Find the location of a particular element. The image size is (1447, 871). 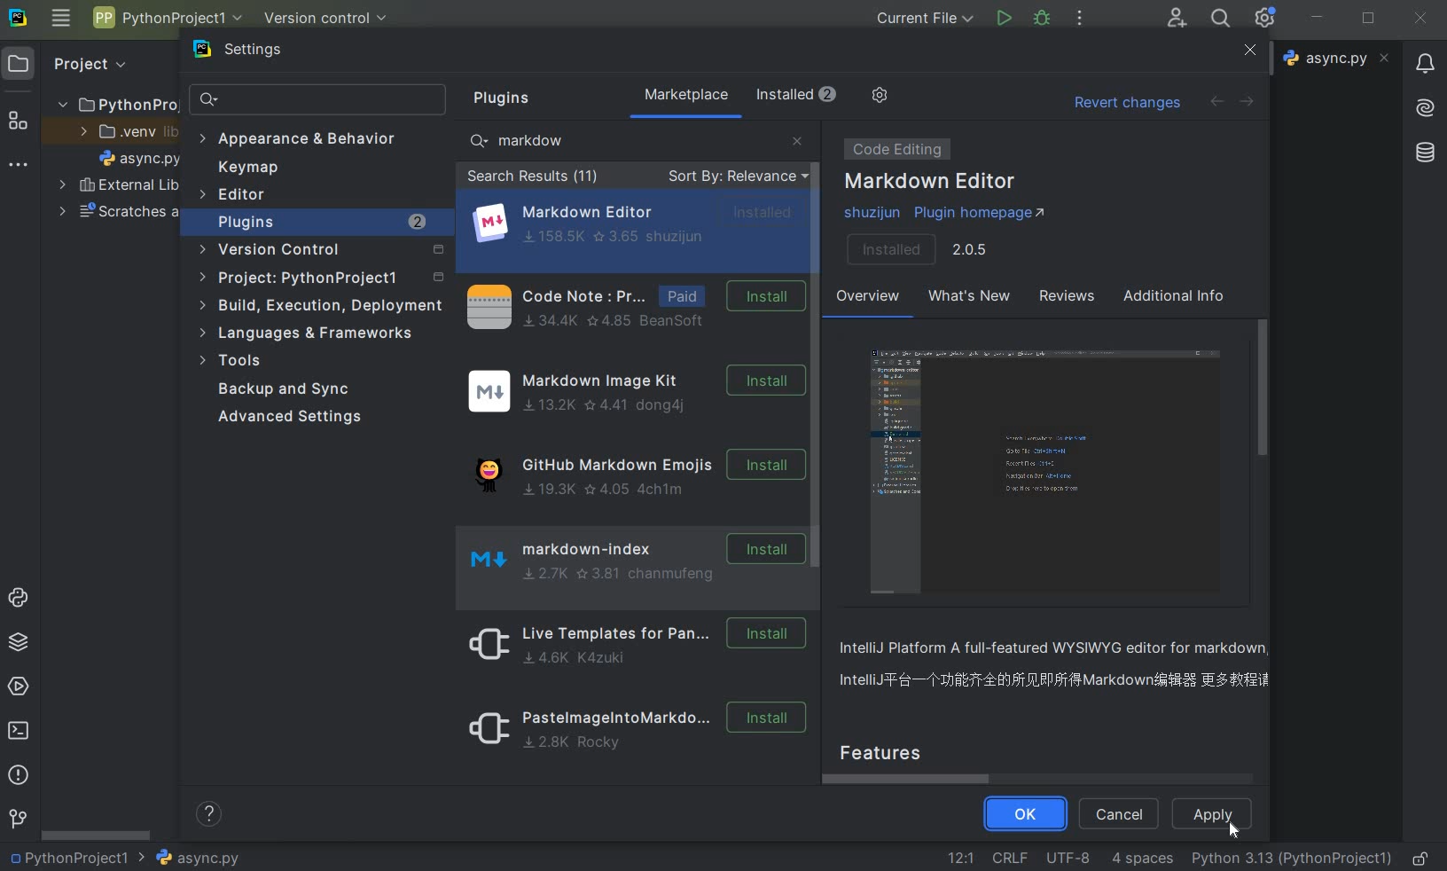

database is located at coordinates (1424, 153).